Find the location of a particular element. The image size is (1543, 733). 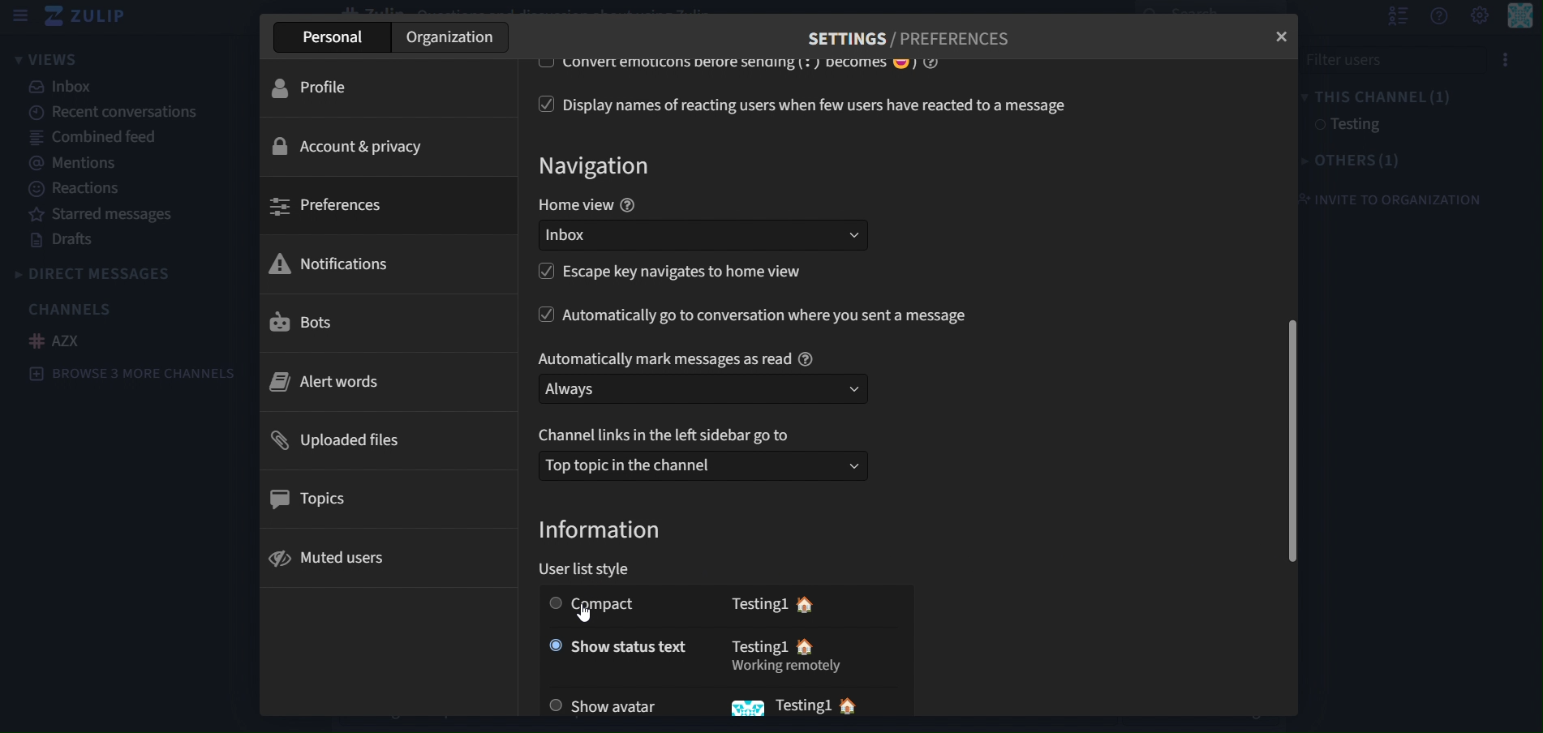

Testing 1 is located at coordinates (803, 705).